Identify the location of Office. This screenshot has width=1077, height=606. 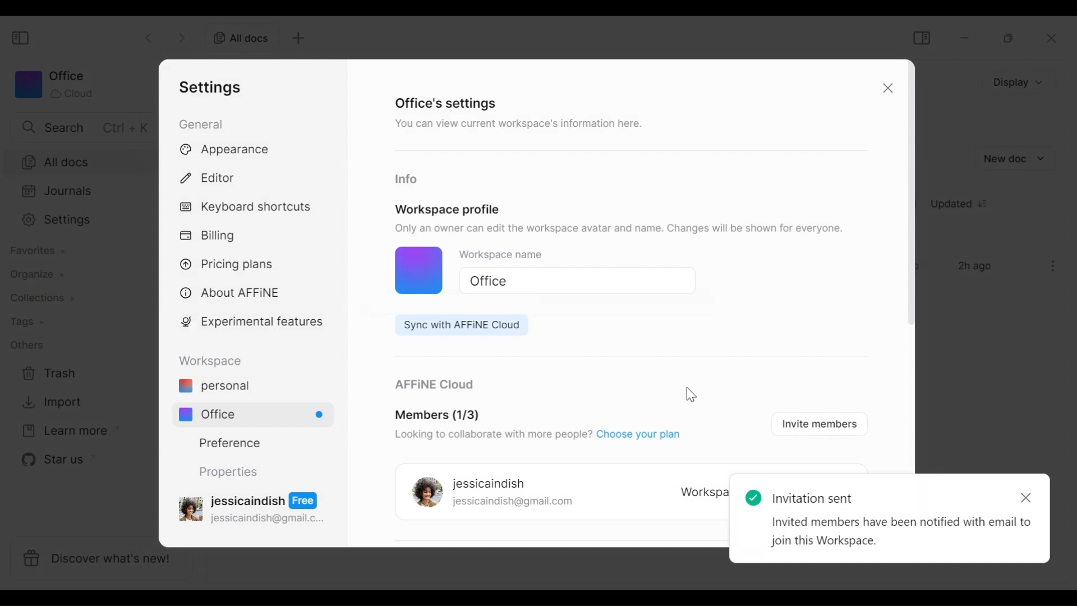
(258, 414).